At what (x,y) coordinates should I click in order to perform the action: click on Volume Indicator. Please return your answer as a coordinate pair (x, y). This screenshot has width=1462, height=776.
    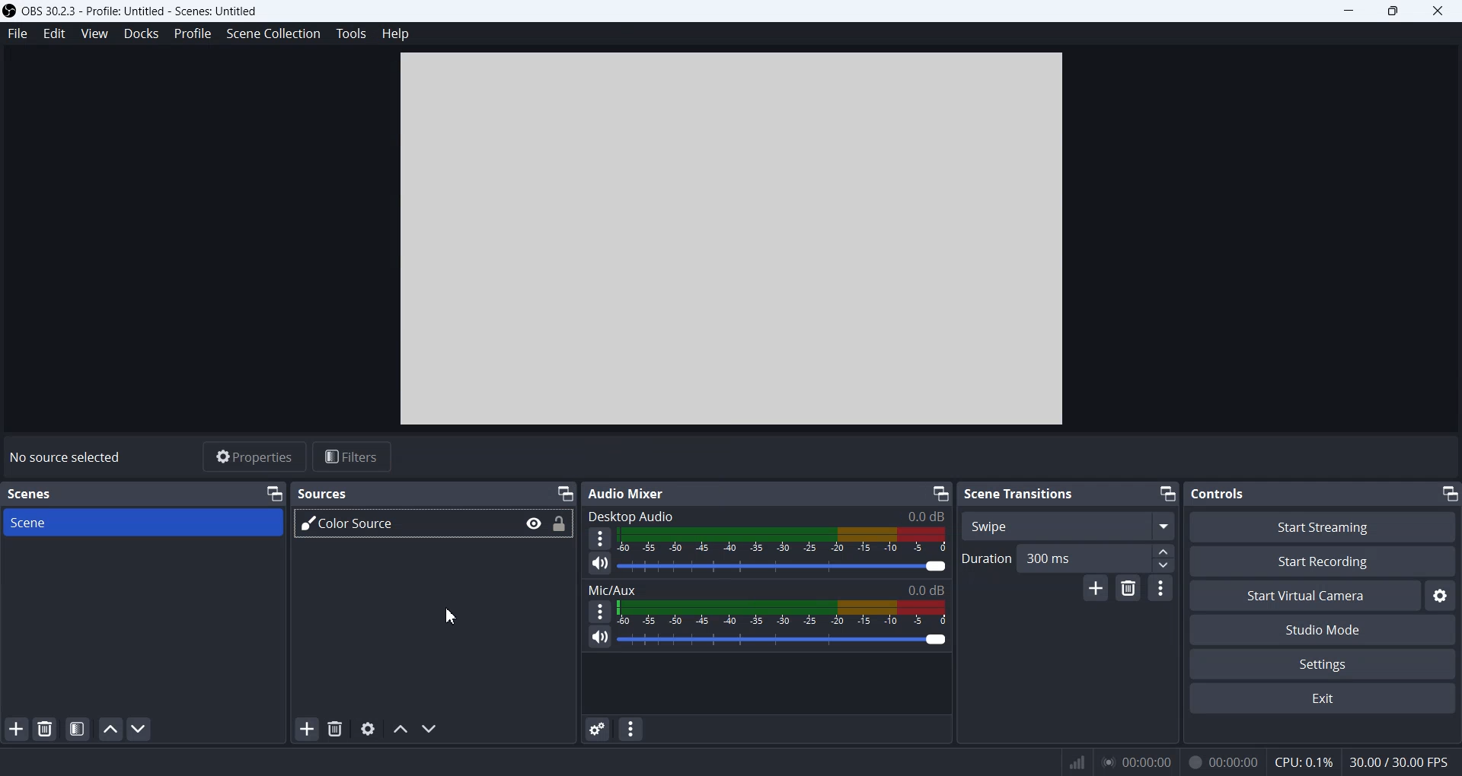
    Looking at the image, I should click on (785, 541).